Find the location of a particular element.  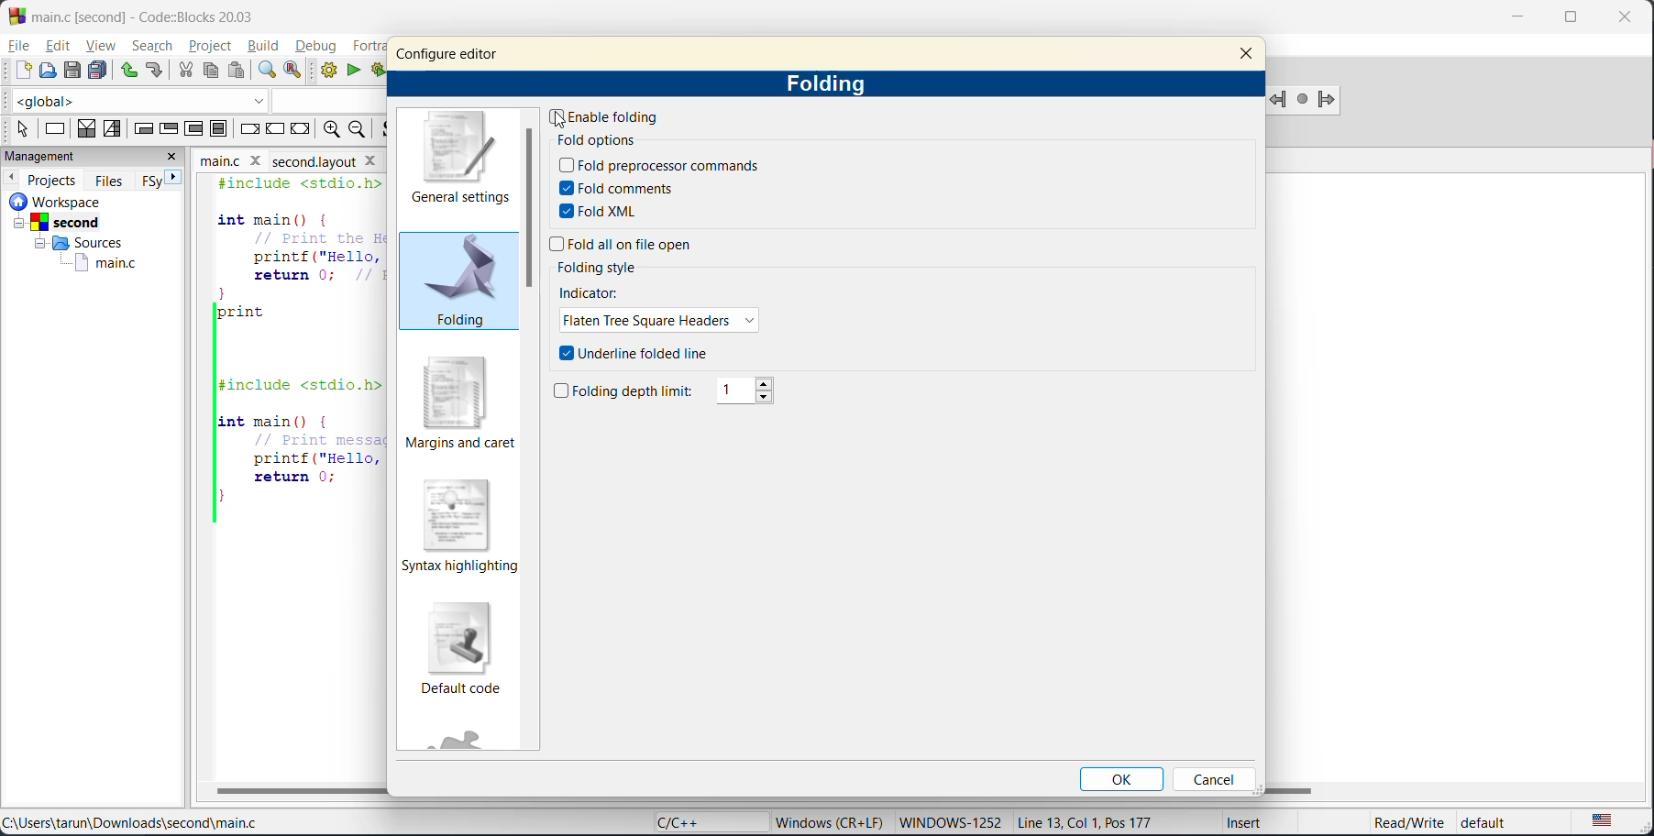

fortran is located at coordinates (369, 48).